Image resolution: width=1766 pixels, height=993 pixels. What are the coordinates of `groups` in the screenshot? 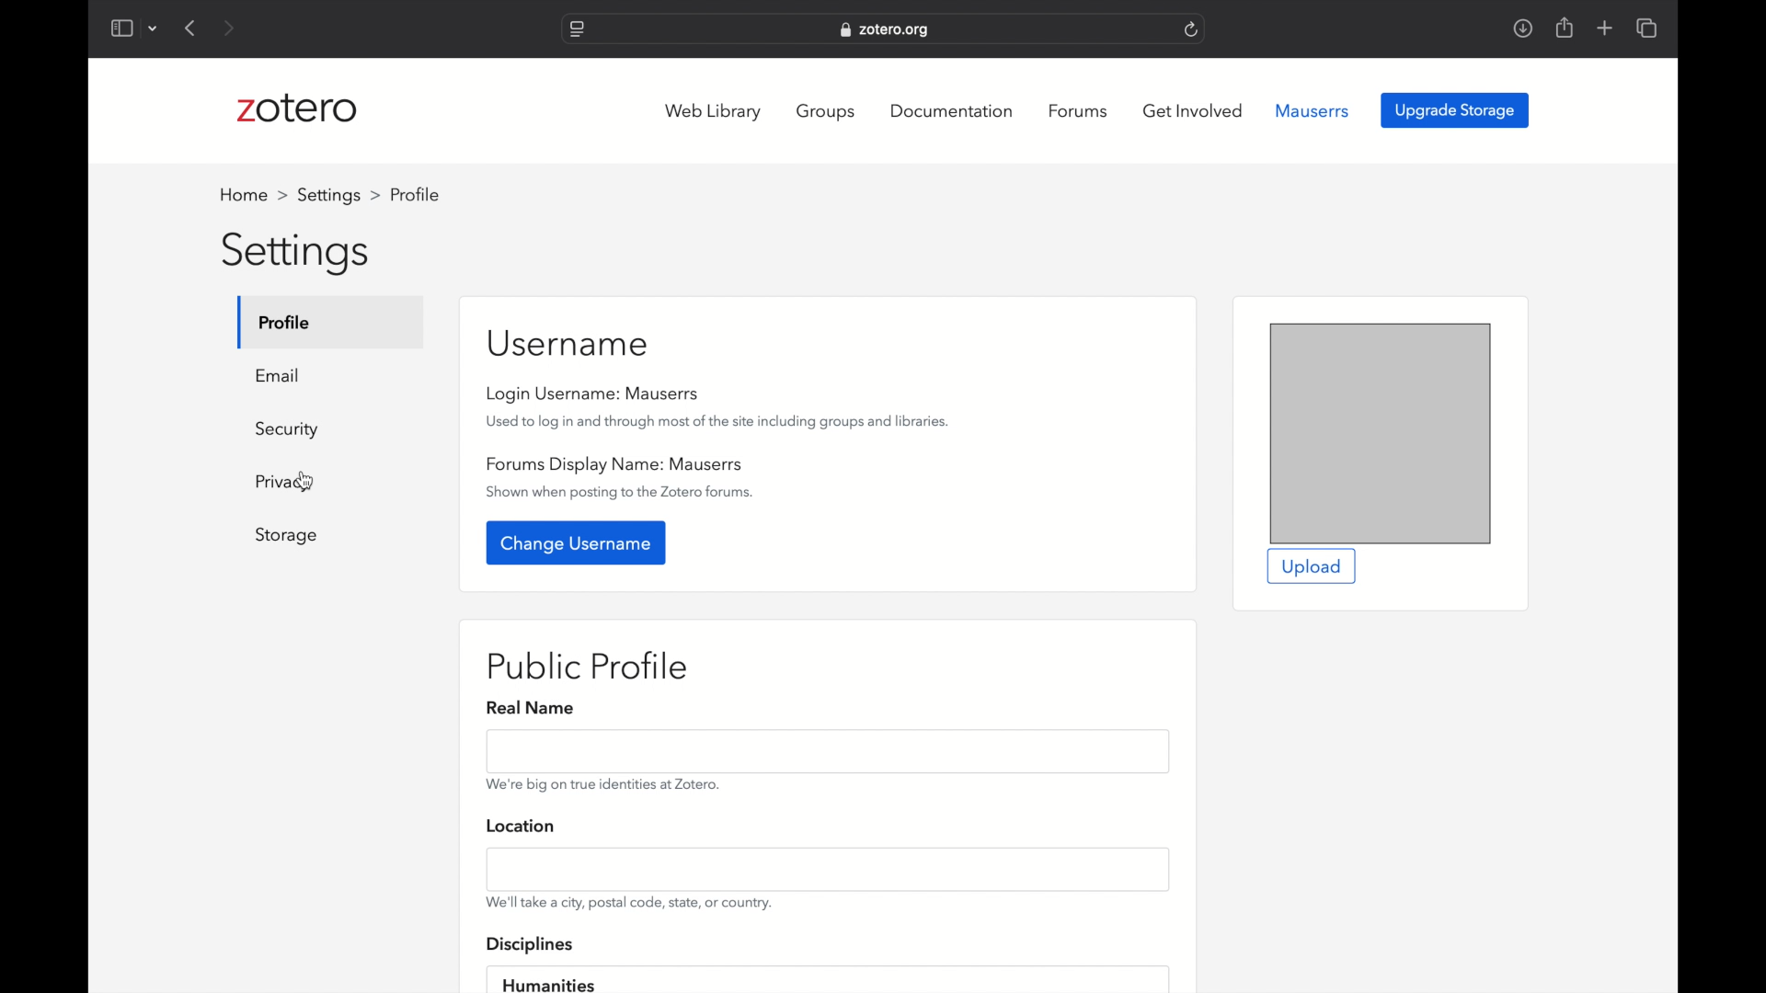 It's located at (828, 111).